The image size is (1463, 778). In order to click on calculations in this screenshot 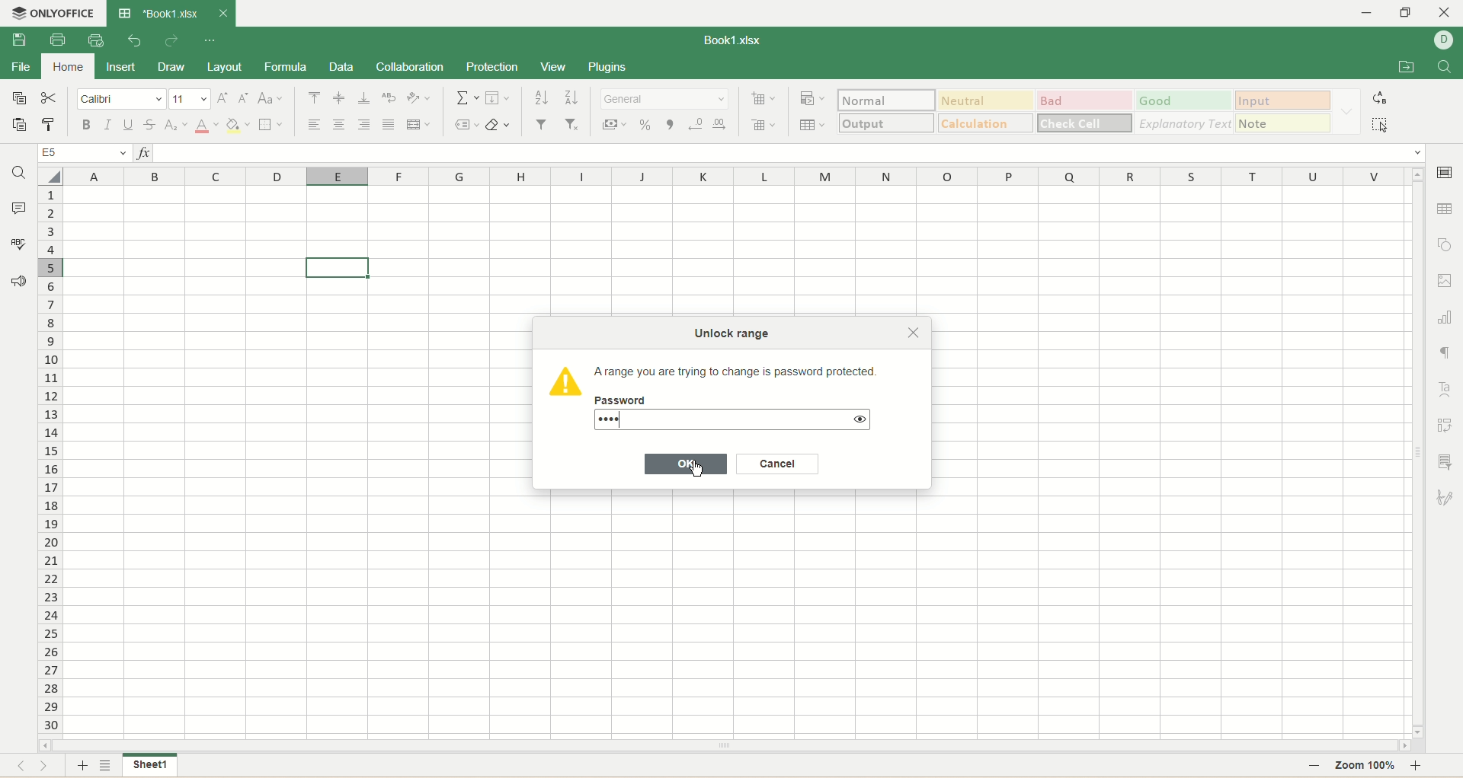, I will do `click(987, 123)`.